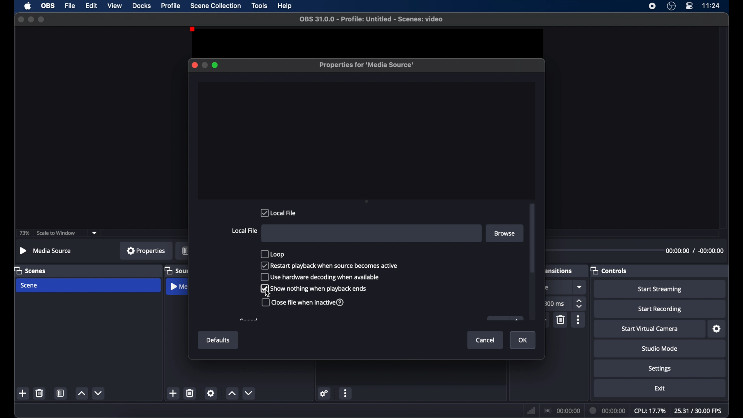 The image size is (743, 418). What do you see at coordinates (56, 233) in the screenshot?
I see `scale to window` at bounding box center [56, 233].